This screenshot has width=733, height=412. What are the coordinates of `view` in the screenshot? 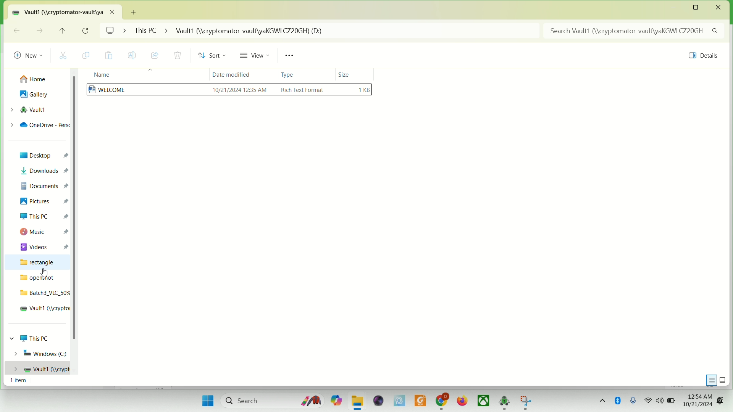 It's located at (257, 57).